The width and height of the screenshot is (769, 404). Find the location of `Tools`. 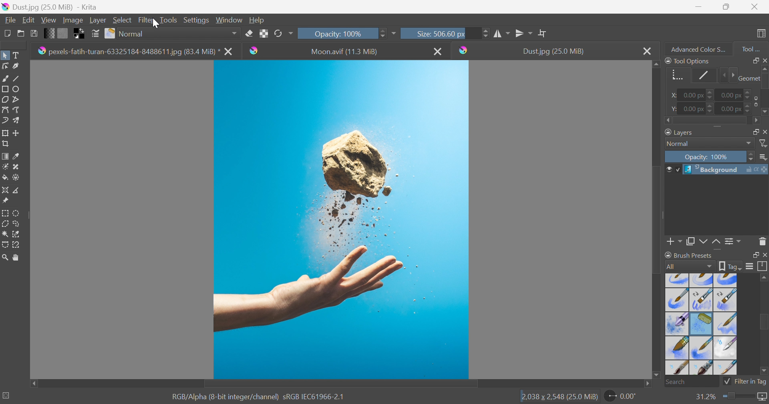

Tools is located at coordinates (168, 19).